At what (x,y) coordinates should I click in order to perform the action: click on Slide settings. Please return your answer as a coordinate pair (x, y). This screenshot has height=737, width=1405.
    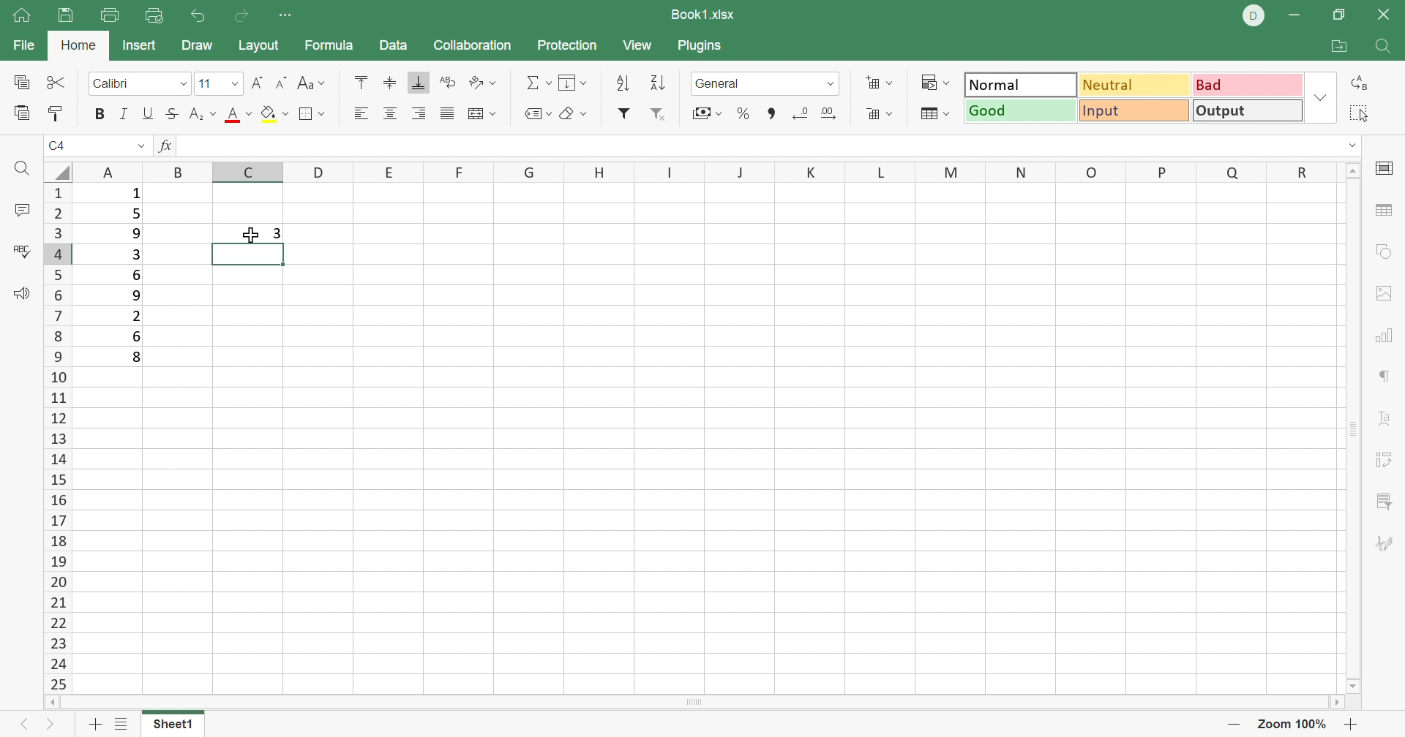
    Looking at the image, I should click on (1387, 167).